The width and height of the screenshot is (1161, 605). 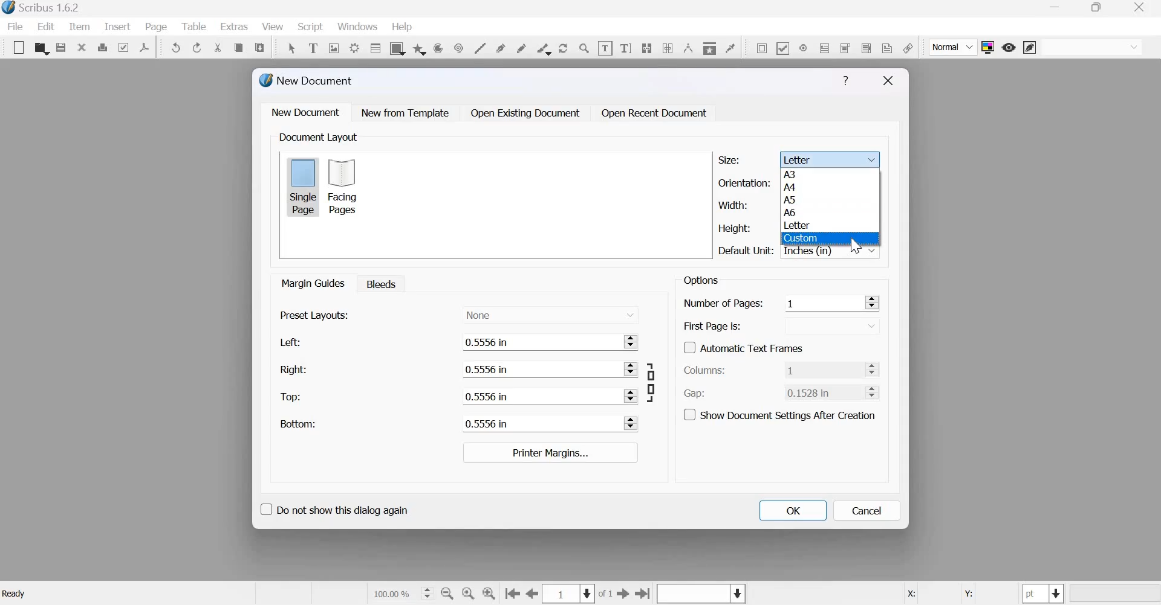 What do you see at coordinates (306, 112) in the screenshot?
I see `New document` at bounding box center [306, 112].